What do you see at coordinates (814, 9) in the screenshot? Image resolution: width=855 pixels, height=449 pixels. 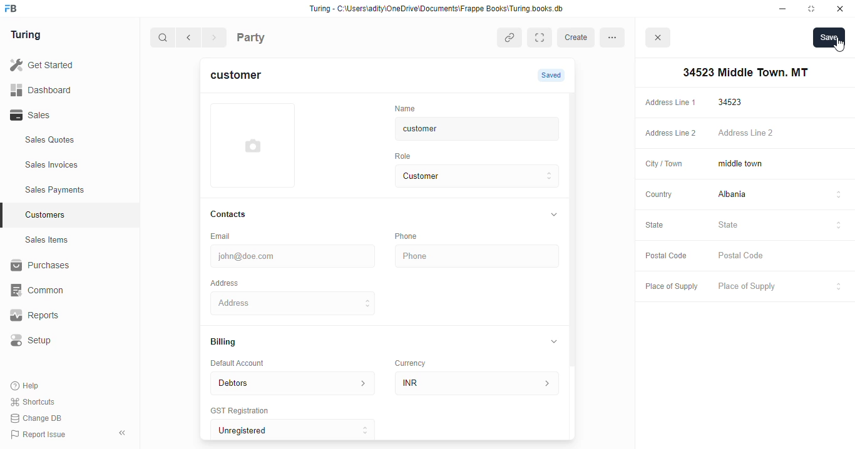 I see `maximise` at bounding box center [814, 9].